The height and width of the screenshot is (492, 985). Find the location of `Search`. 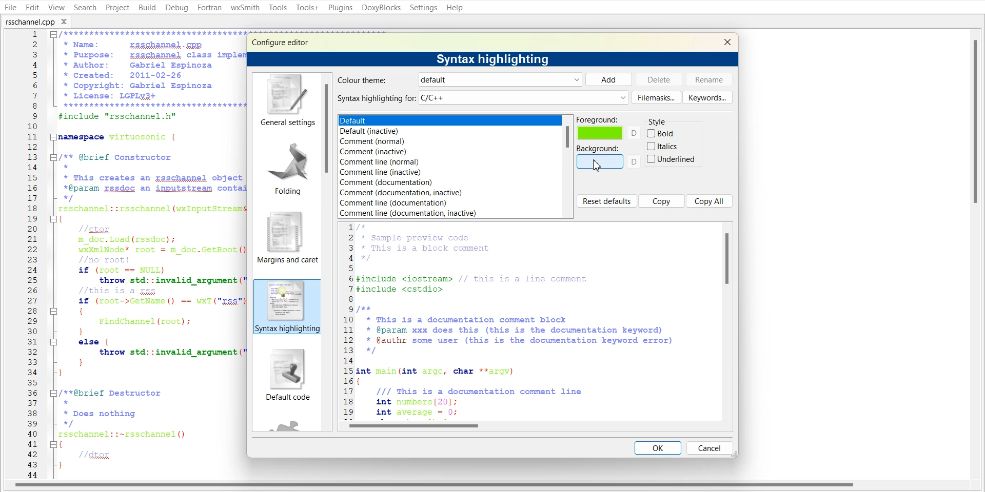

Search is located at coordinates (85, 7).